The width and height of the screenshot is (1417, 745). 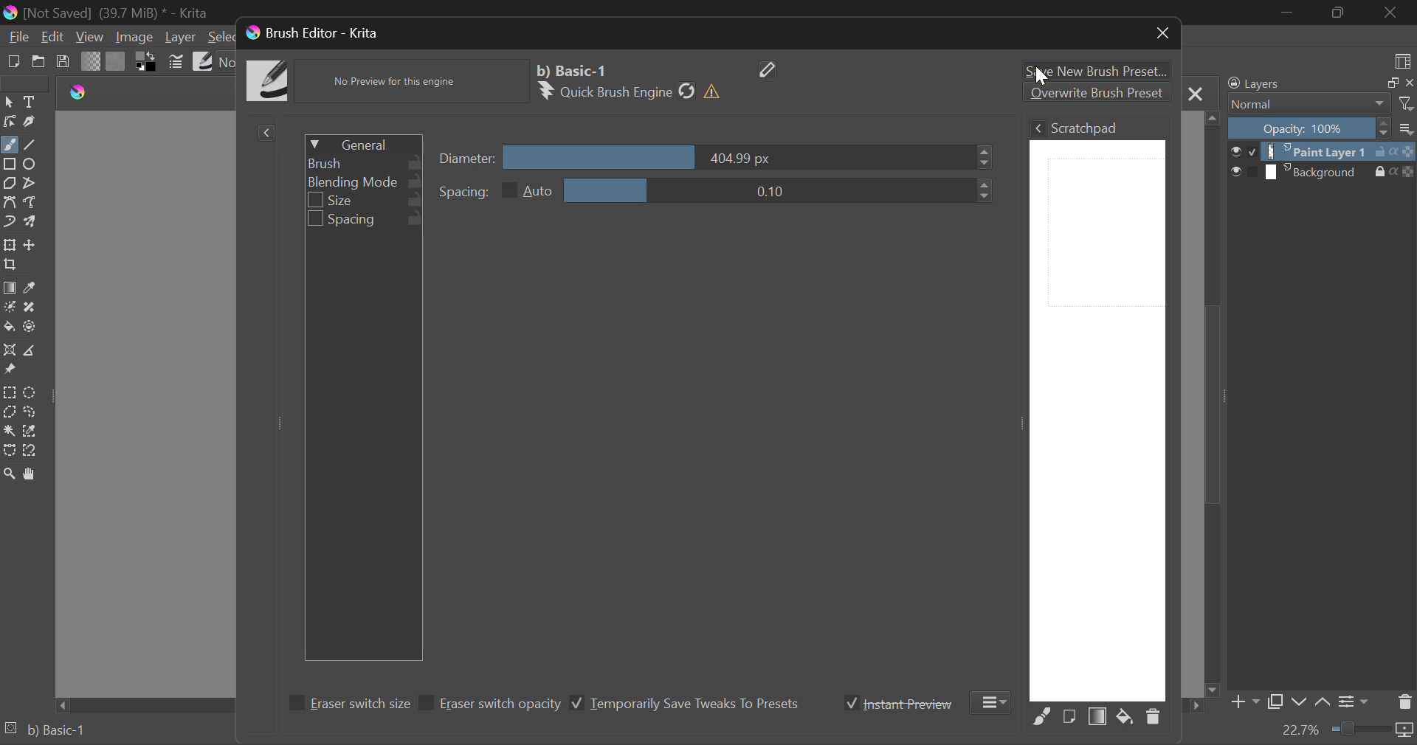 I want to click on Brush Engine, so click(x=632, y=91).